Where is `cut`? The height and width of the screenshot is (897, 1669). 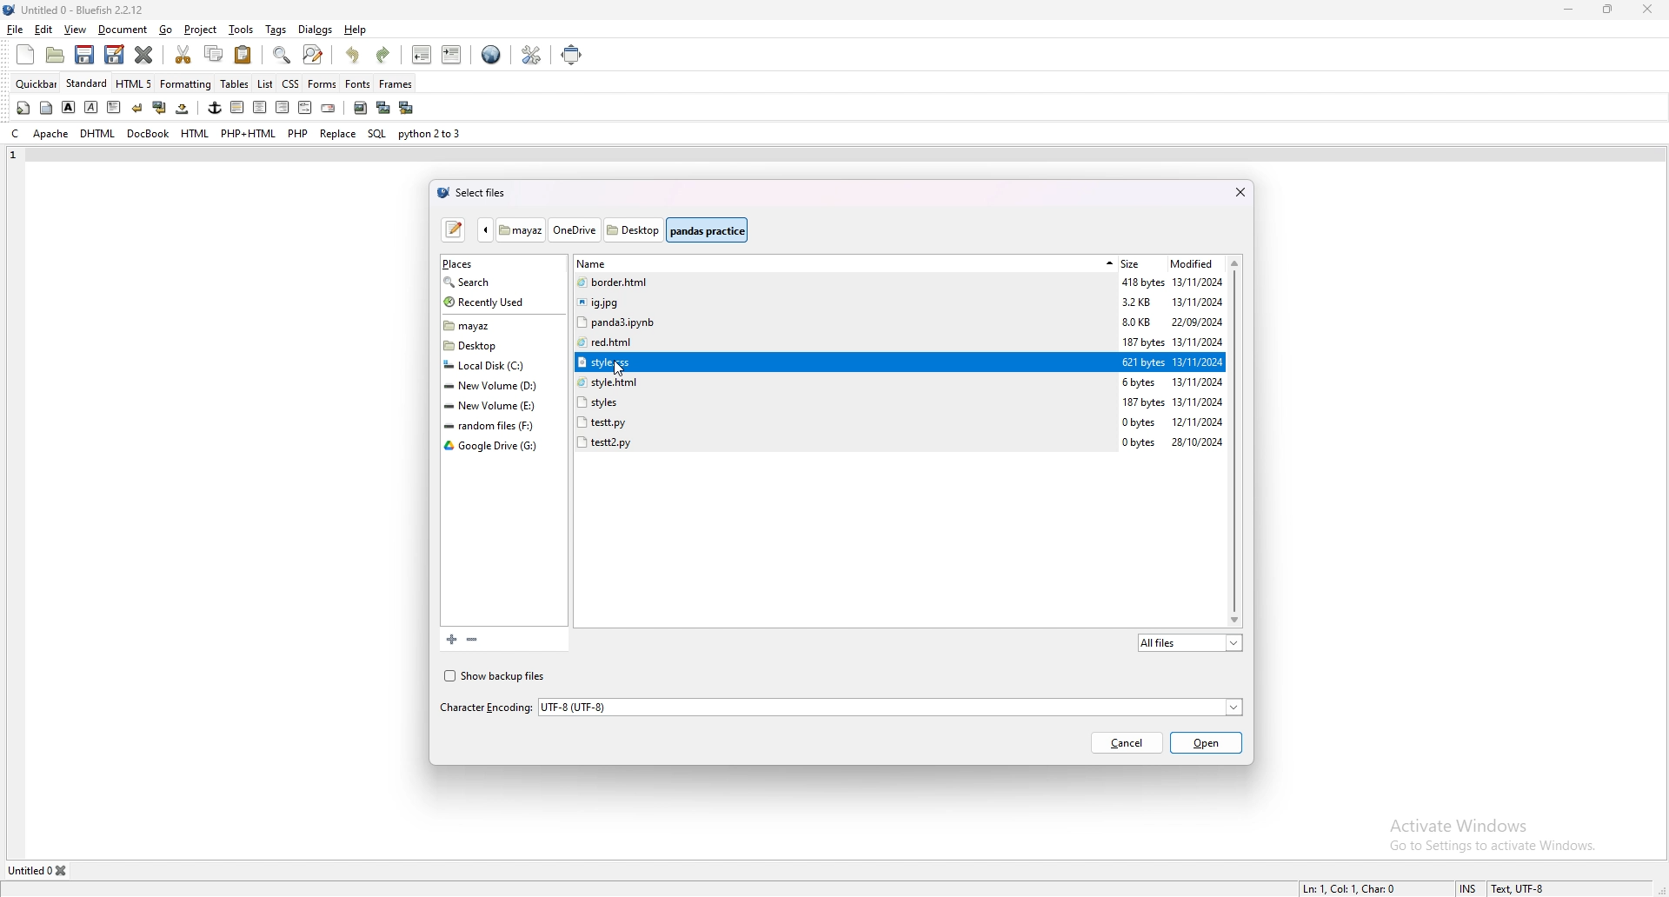 cut is located at coordinates (184, 54).